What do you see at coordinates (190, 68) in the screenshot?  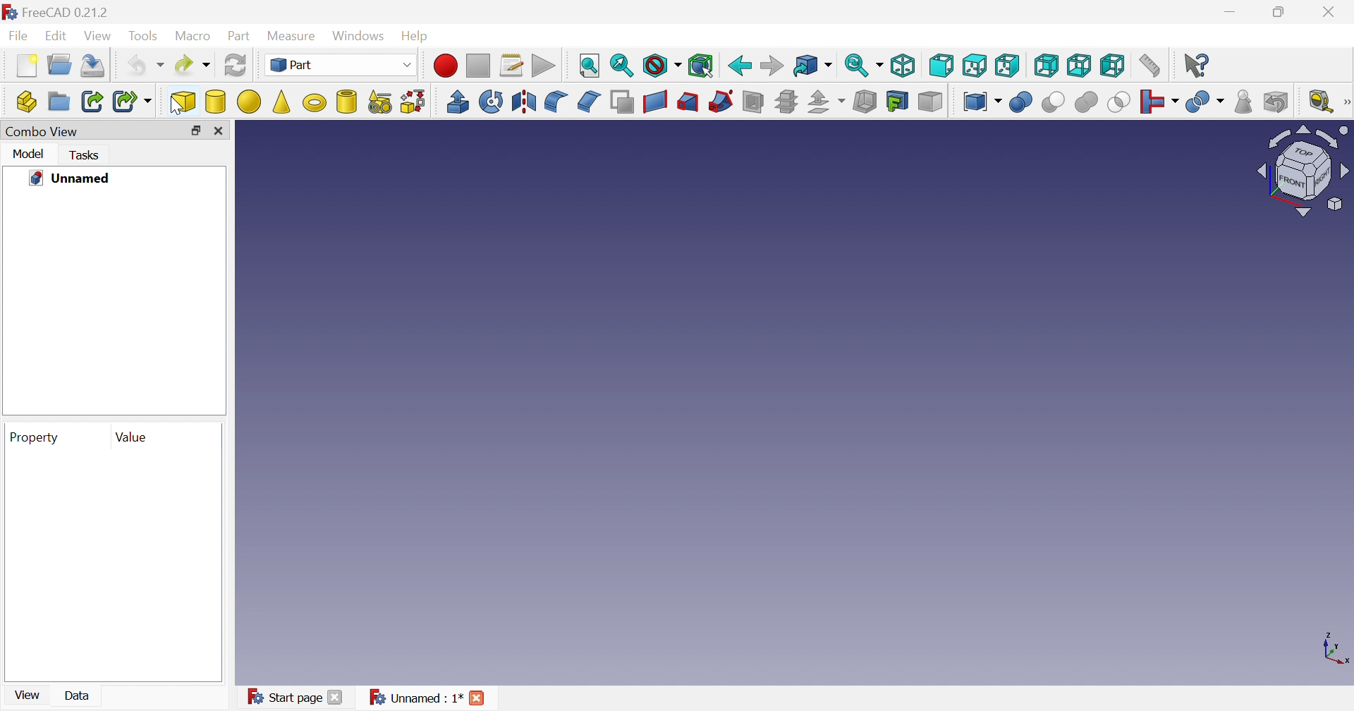 I see `Redo` at bounding box center [190, 68].